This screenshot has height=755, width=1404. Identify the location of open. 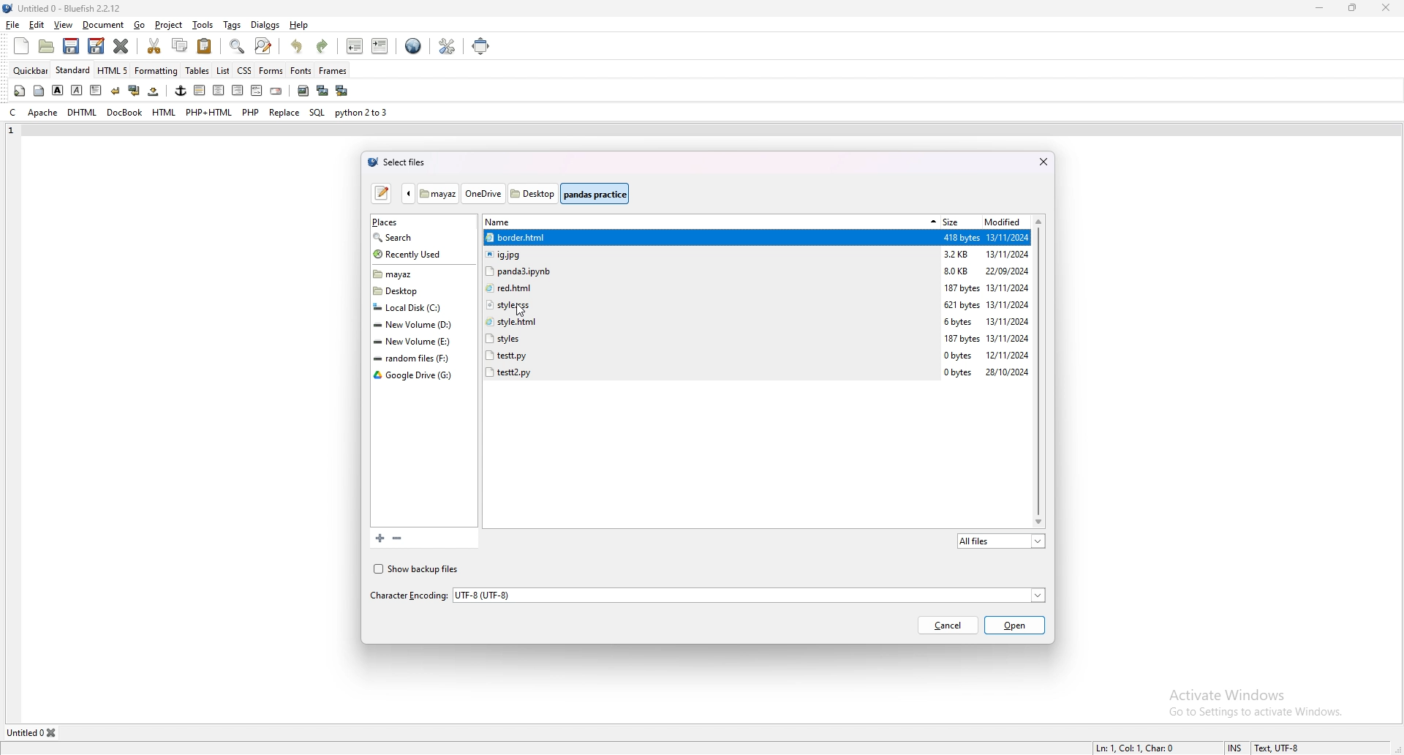
(47, 46).